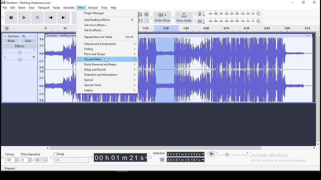 This screenshot has height=180, width=321. What do you see at coordinates (114, 8) in the screenshot?
I see `help` at bounding box center [114, 8].